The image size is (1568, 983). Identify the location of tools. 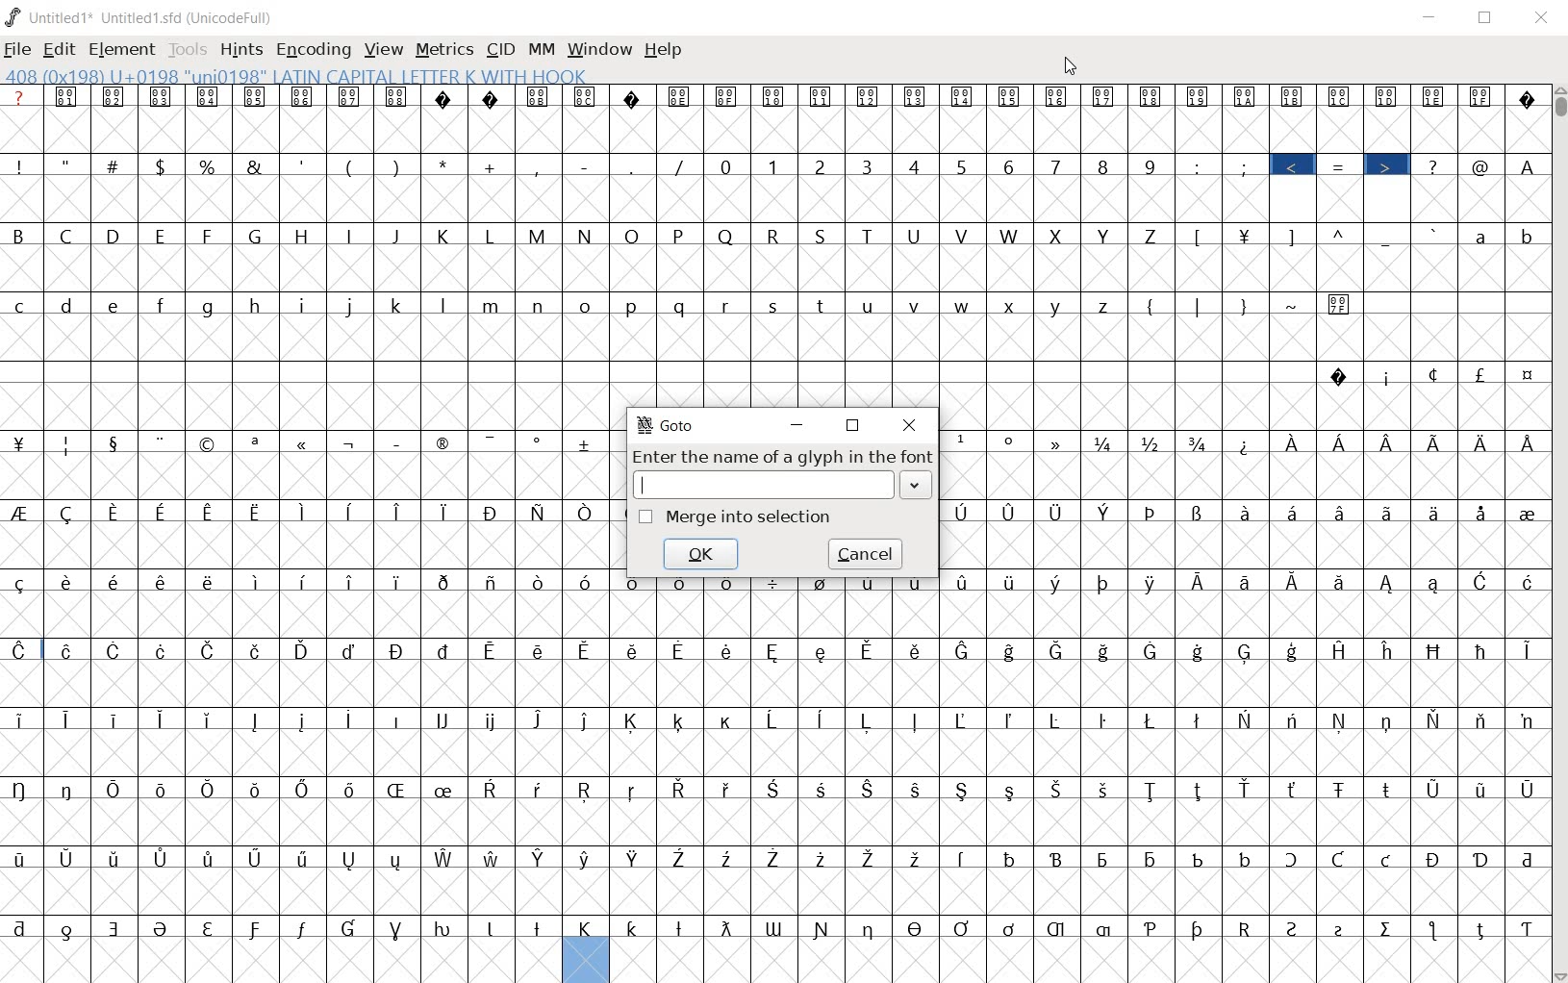
(190, 50).